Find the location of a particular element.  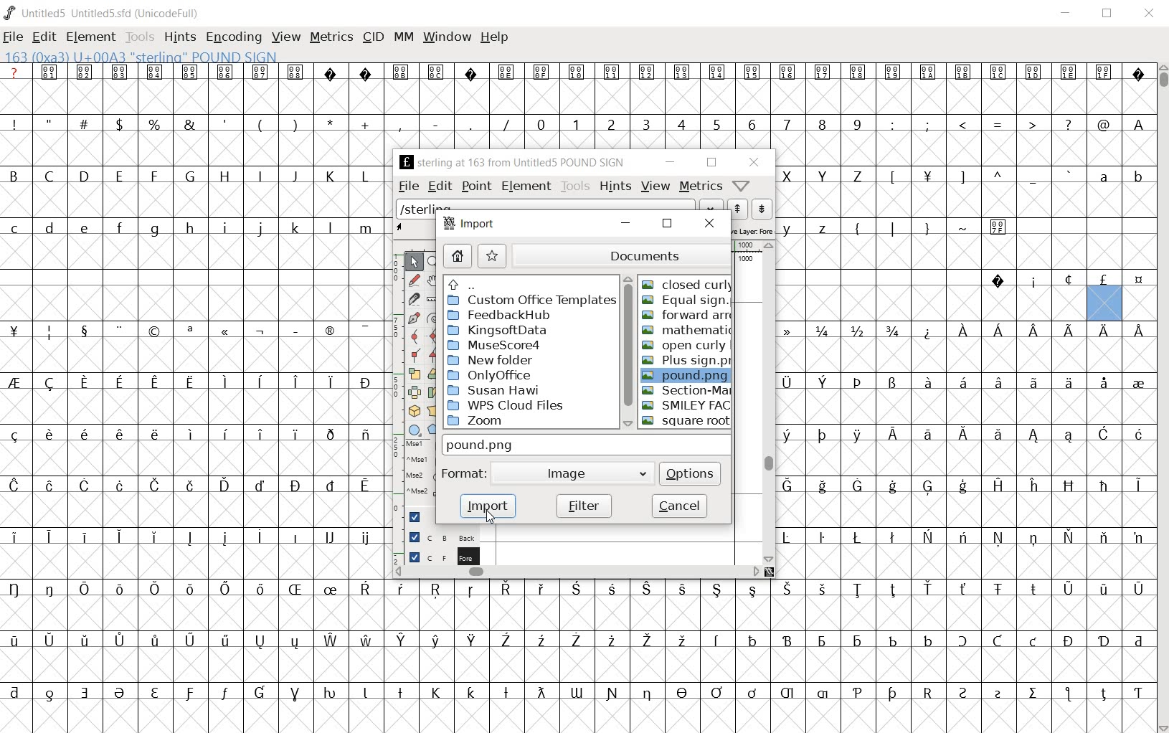

Symbol is located at coordinates (928, 588).